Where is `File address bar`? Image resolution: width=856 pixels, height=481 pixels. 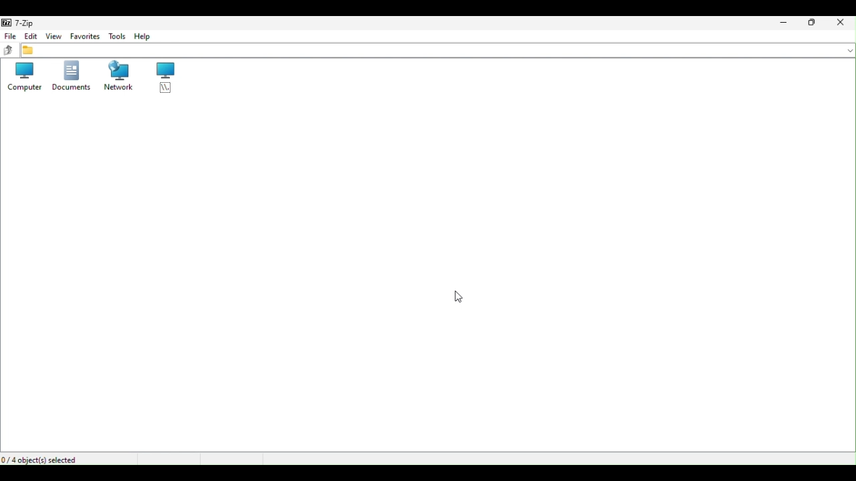
File address bar is located at coordinates (439, 51).